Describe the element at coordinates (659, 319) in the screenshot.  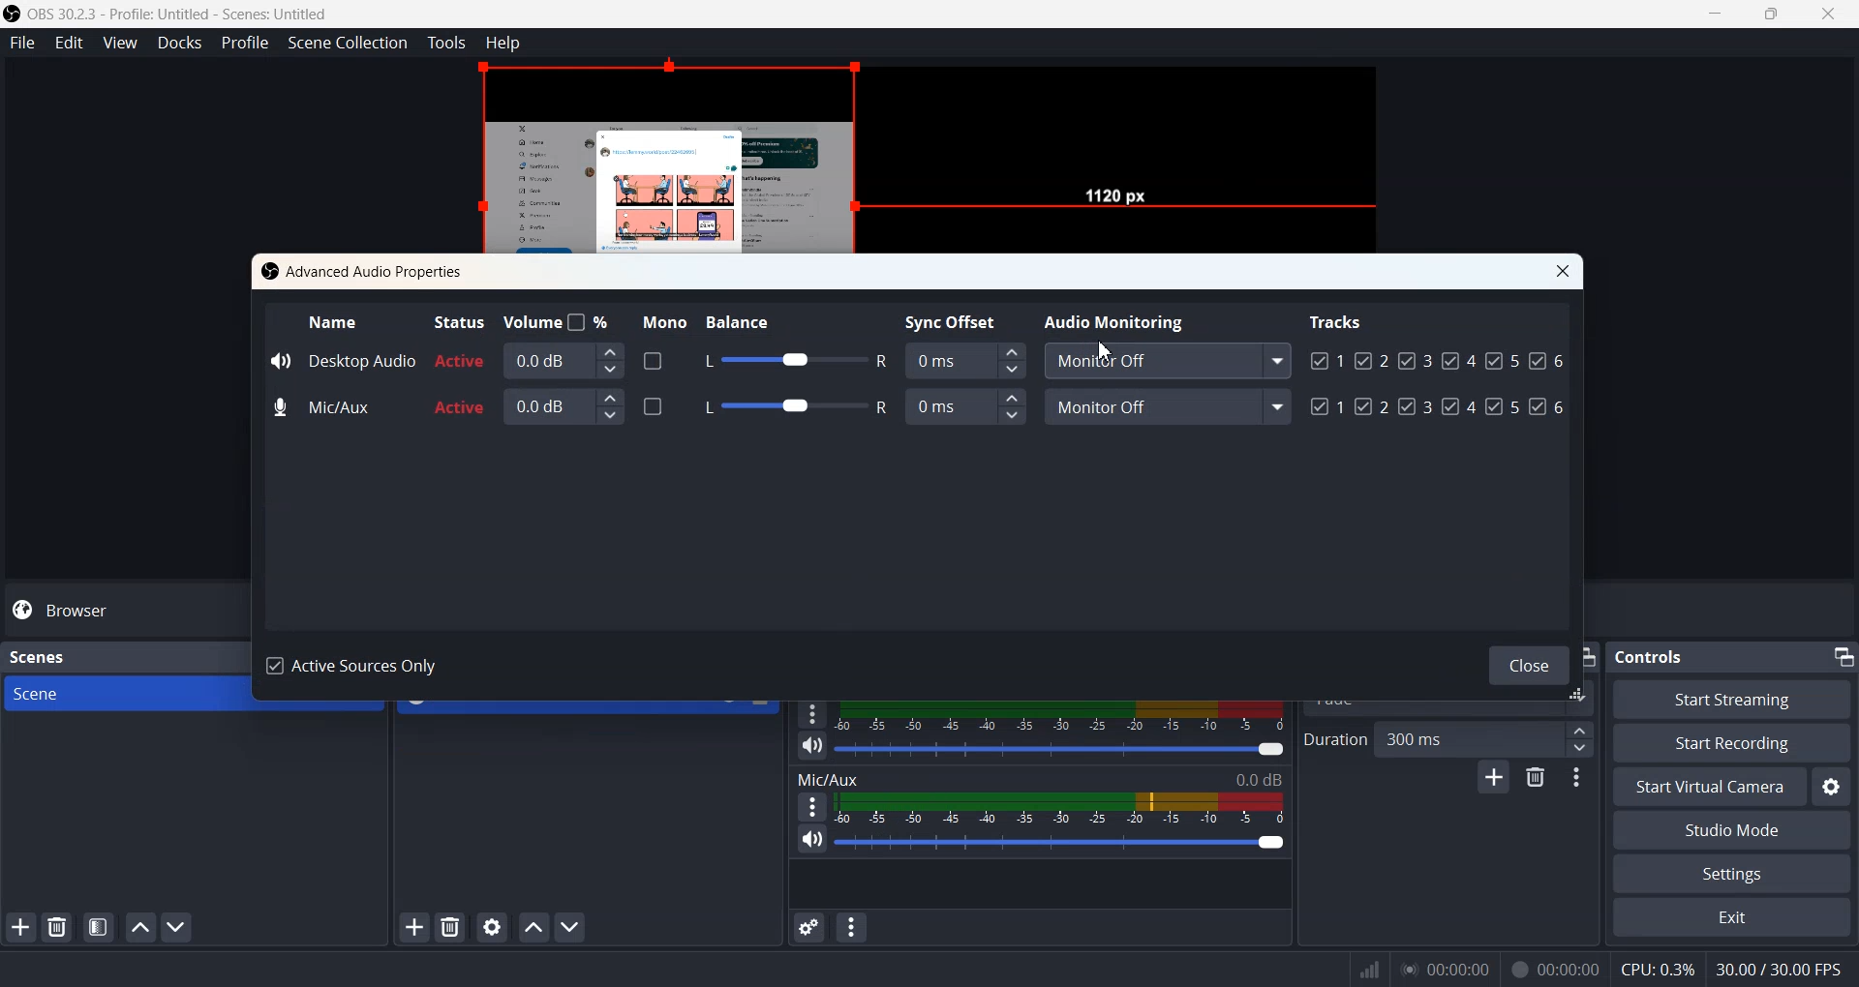
I see `Mono` at that location.